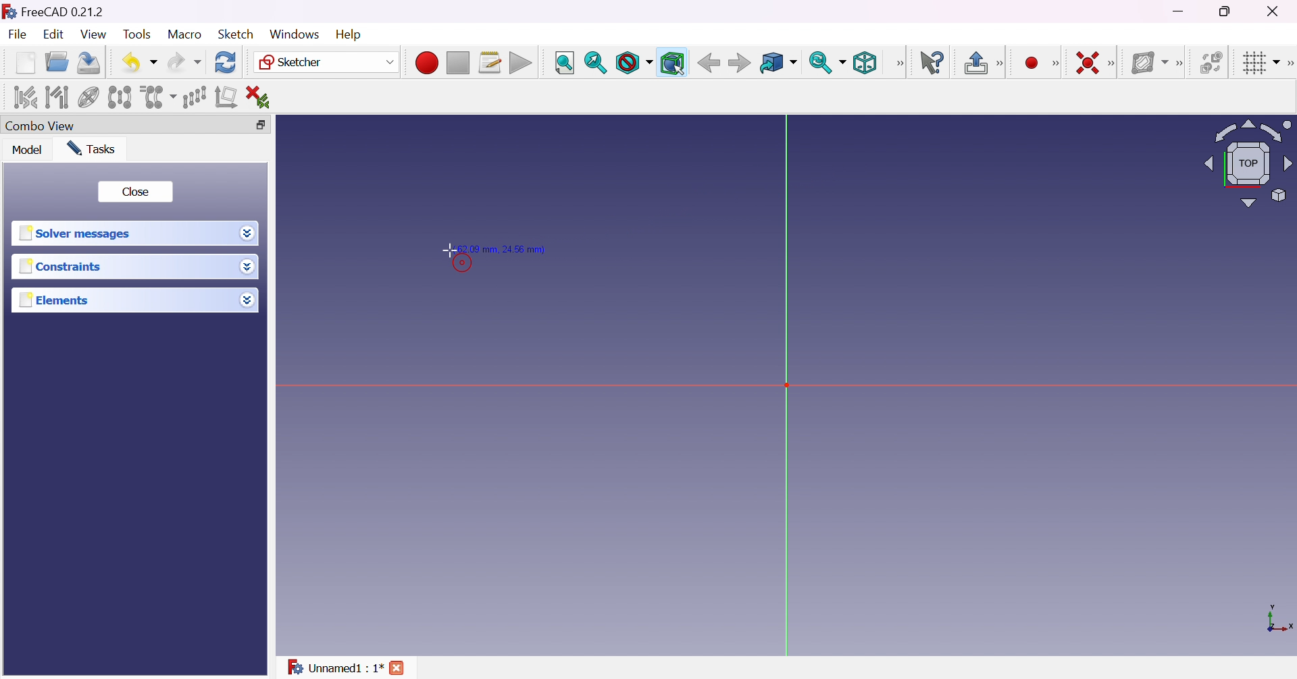 The height and width of the screenshot is (679, 1297). Describe the element at coordinates (57, 96) in the screenshot. I see `Select associated geometry` at that location.